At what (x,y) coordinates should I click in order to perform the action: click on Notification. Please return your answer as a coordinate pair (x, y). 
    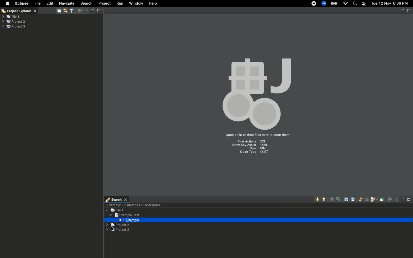
    Looking at the image, I should click on (364, 4).